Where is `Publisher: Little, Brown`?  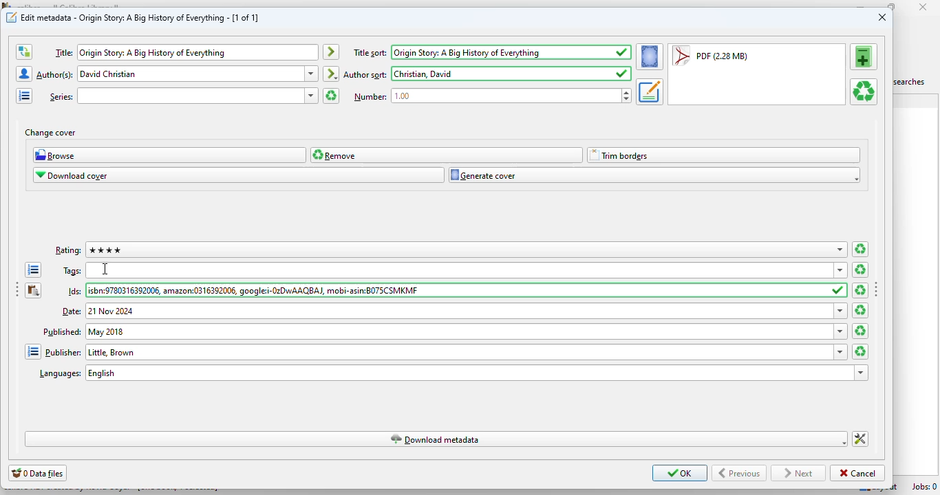 Publisher: Little, Brown is located at coordinates (459, 352).